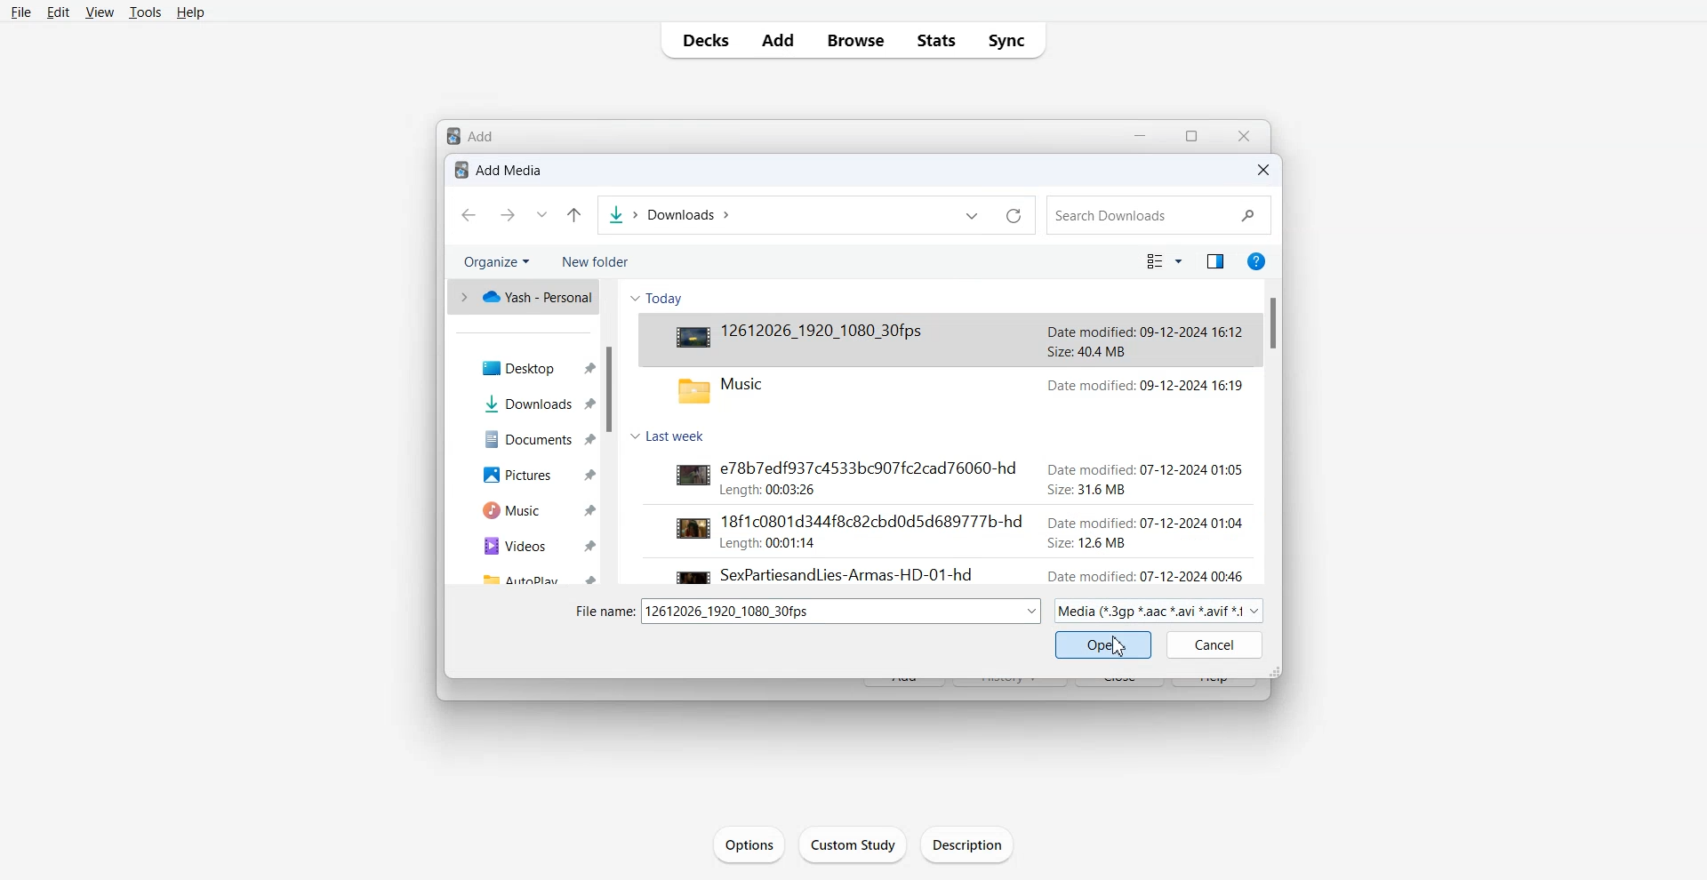 Image resolution: width=1707 pixels, height=880 pixels. What do you see at coordinates (1214, 644) in the screenshot?
I see `Cancel` at bounding box center [1214, 644].